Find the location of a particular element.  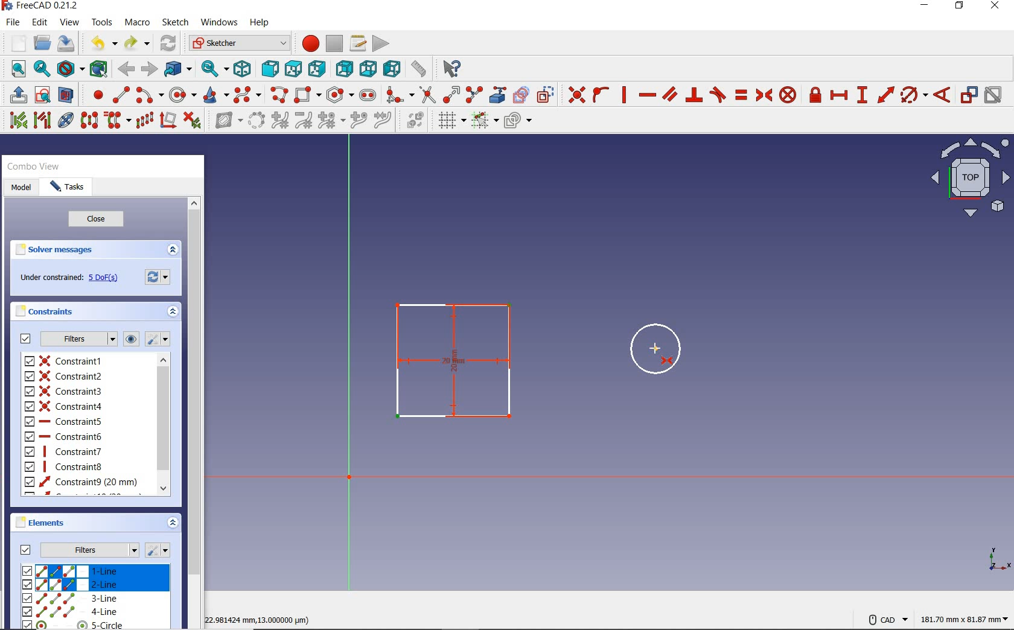

view is located at coordinates (69, 22).